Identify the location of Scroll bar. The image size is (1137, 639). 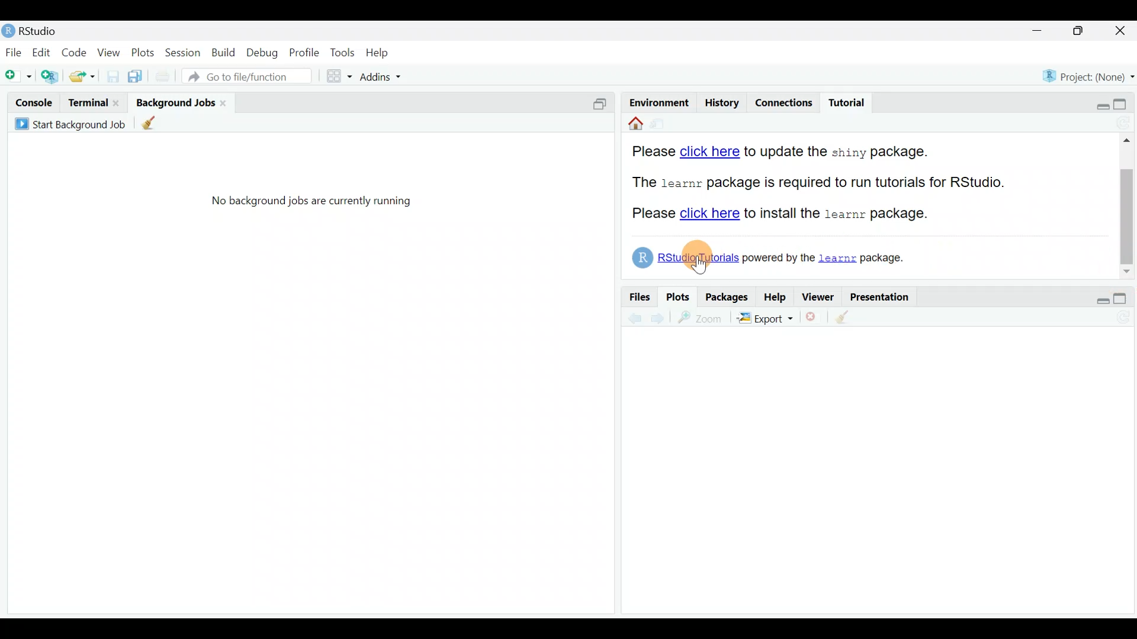
(1129, 205).